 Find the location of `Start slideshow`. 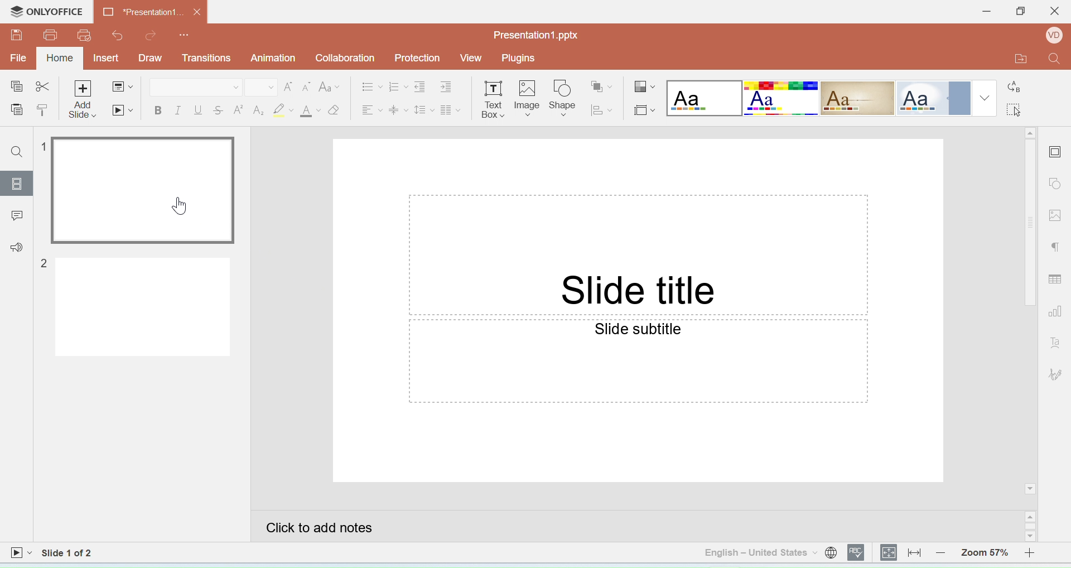

Start slideshow is located at coordinates (21, 554).